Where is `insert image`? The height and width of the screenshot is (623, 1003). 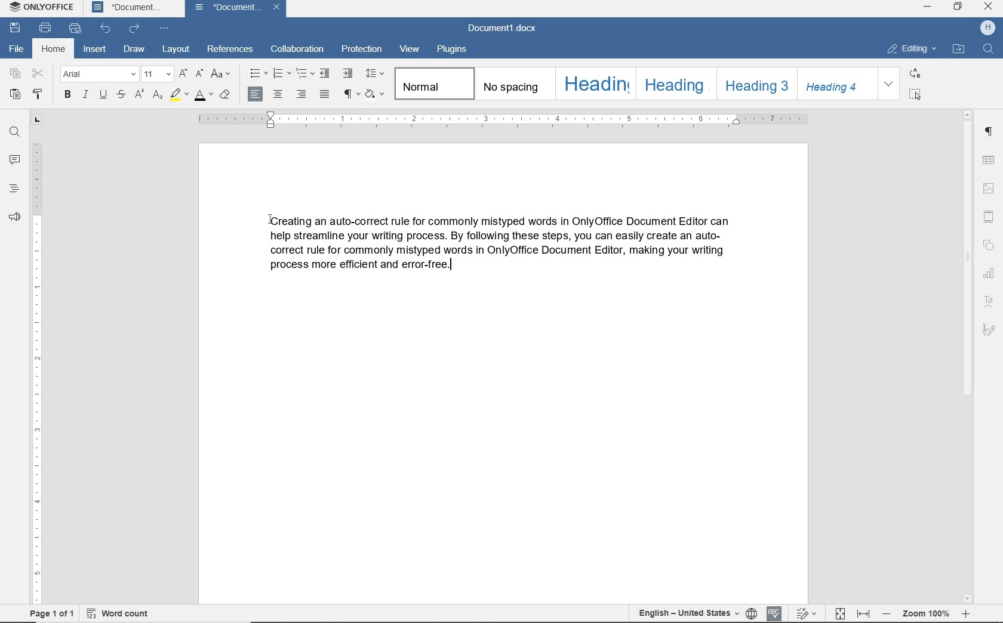
insert image is located at coordinates (990, 187).